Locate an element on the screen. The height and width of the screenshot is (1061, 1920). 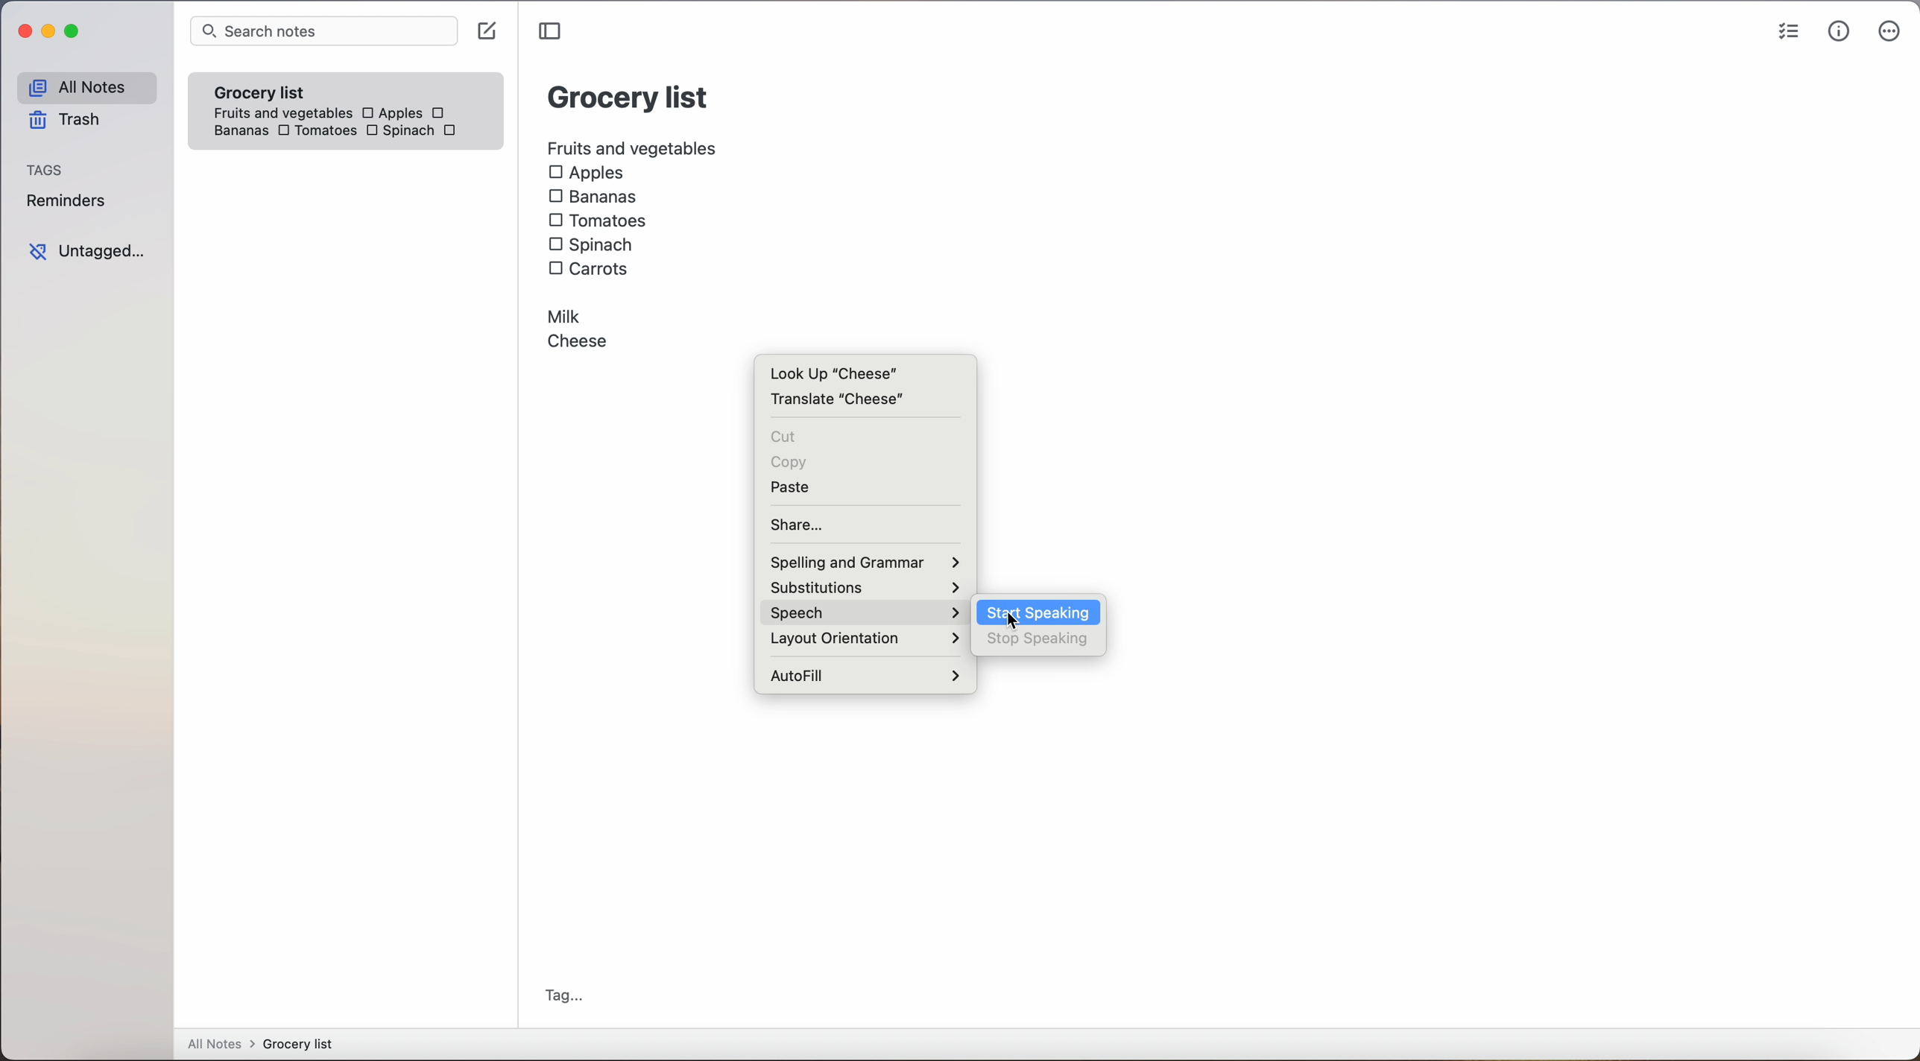
reminders is located at coordinates (69, 203).